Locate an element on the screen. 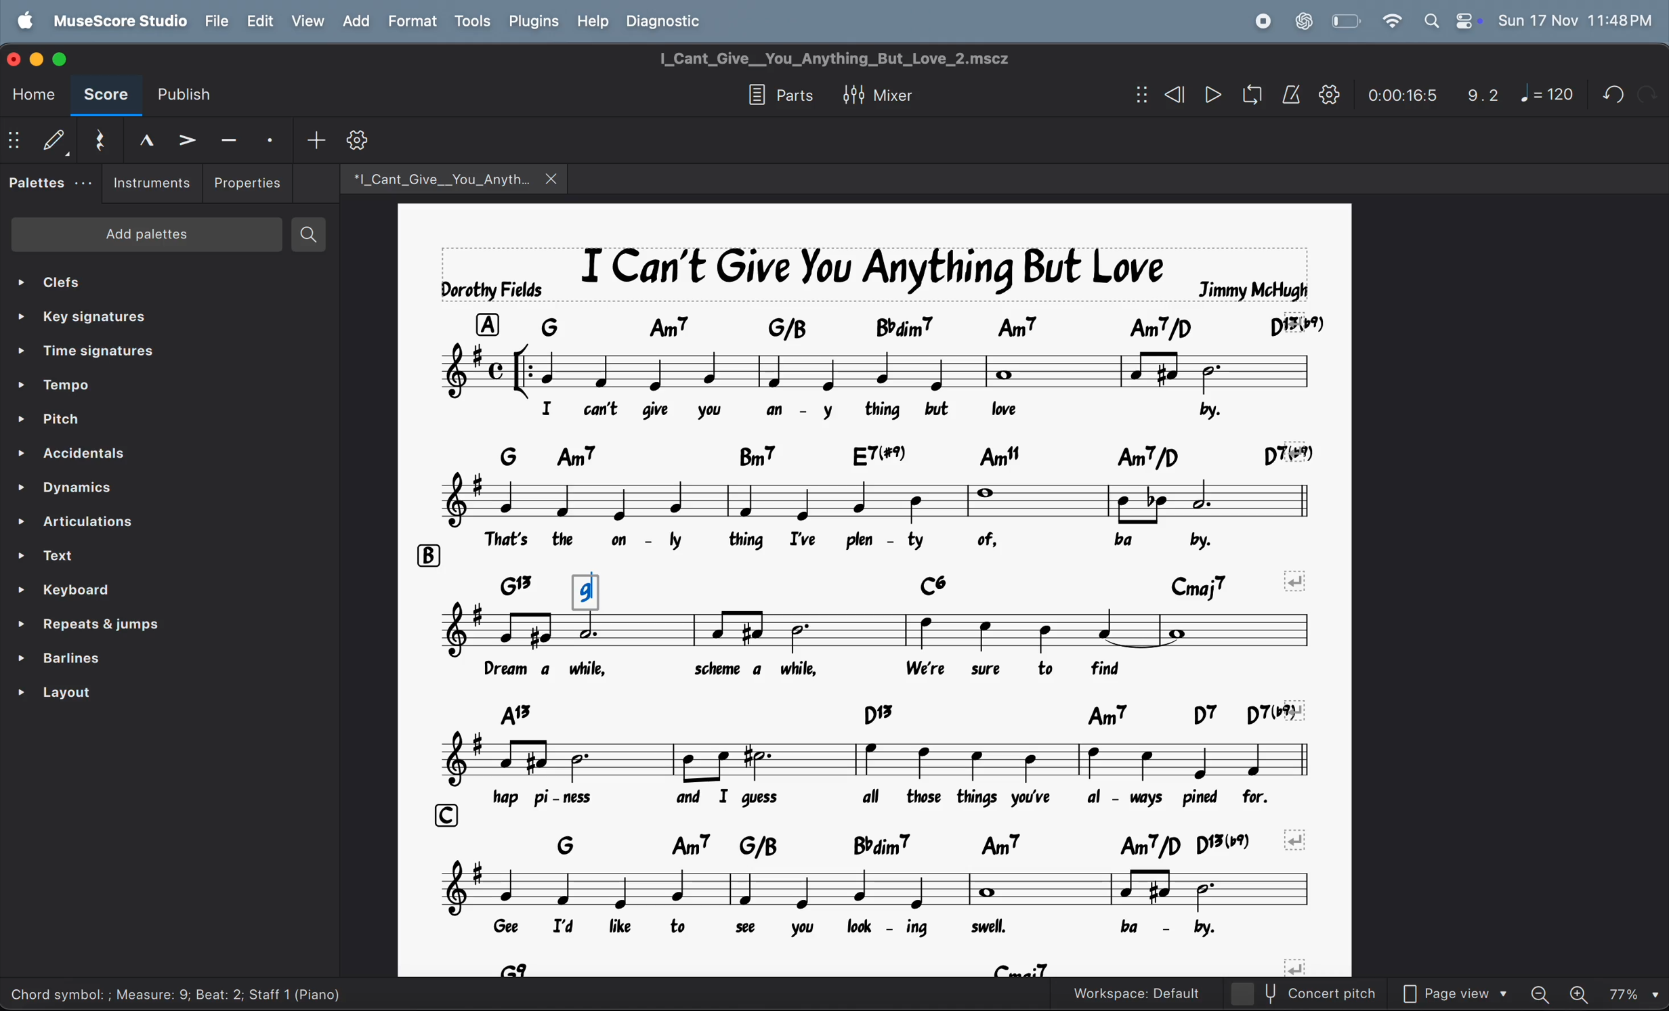 This screenshot has width=1669, height=1011. add is located at coordinates (318, 139).